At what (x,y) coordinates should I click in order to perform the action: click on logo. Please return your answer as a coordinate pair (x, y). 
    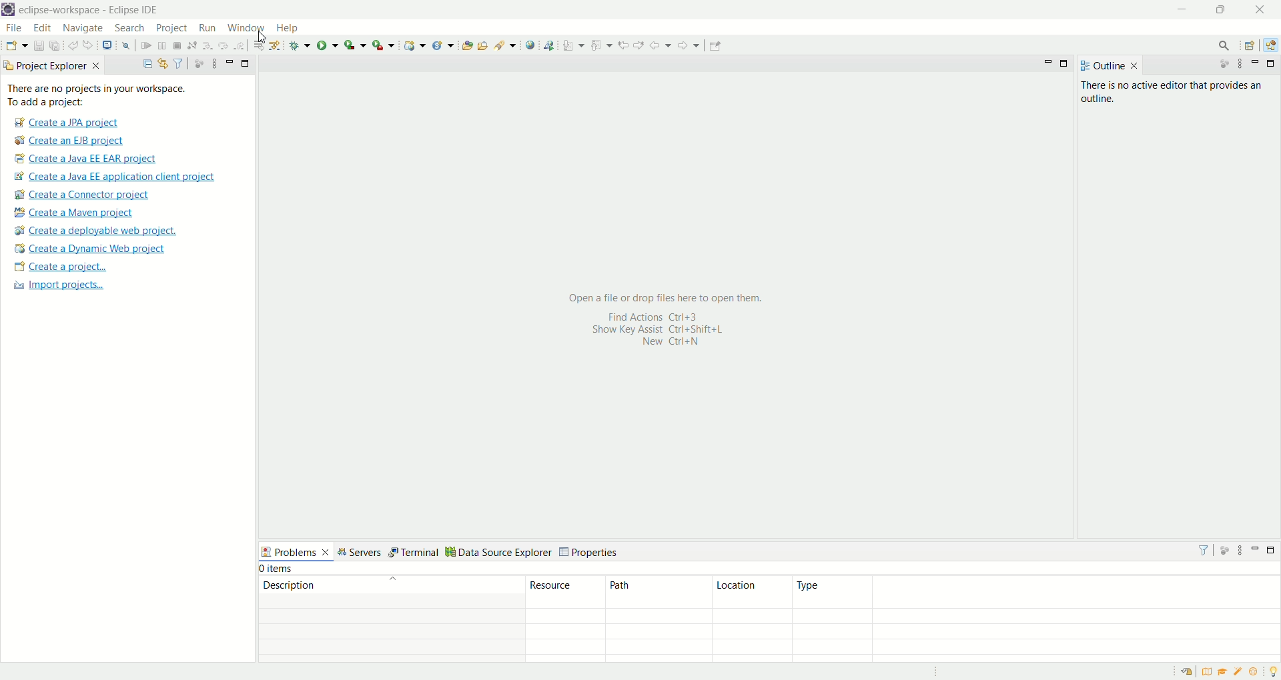
    Looking at the image, I should click on (8, 9).